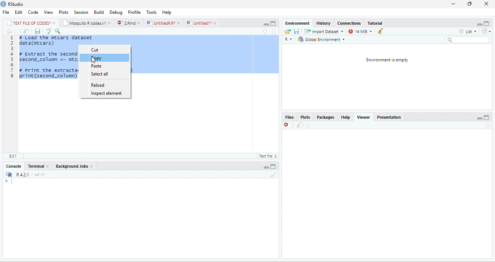  What do you see at coordinates (139, 22) in the screenshot?
I see `close` at bounding box center [139, 22].